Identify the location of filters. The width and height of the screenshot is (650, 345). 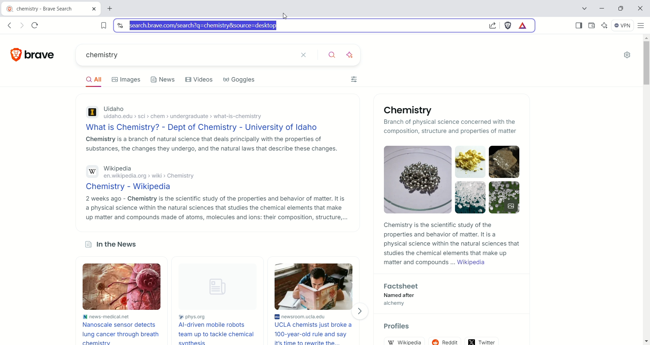
(354, 79).